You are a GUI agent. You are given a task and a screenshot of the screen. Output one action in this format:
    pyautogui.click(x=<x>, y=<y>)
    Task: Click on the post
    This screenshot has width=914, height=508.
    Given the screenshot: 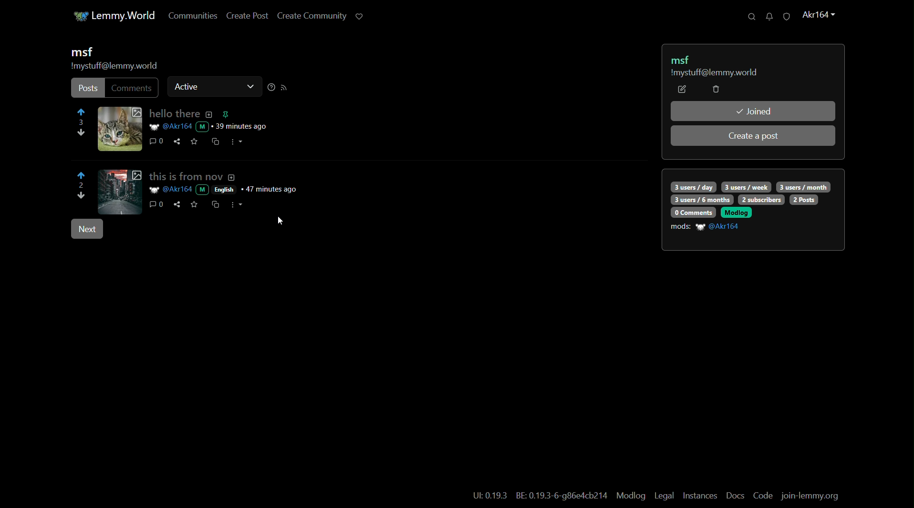 What is the action you would take?
    pyautogui.click(x=87, y=89)
    